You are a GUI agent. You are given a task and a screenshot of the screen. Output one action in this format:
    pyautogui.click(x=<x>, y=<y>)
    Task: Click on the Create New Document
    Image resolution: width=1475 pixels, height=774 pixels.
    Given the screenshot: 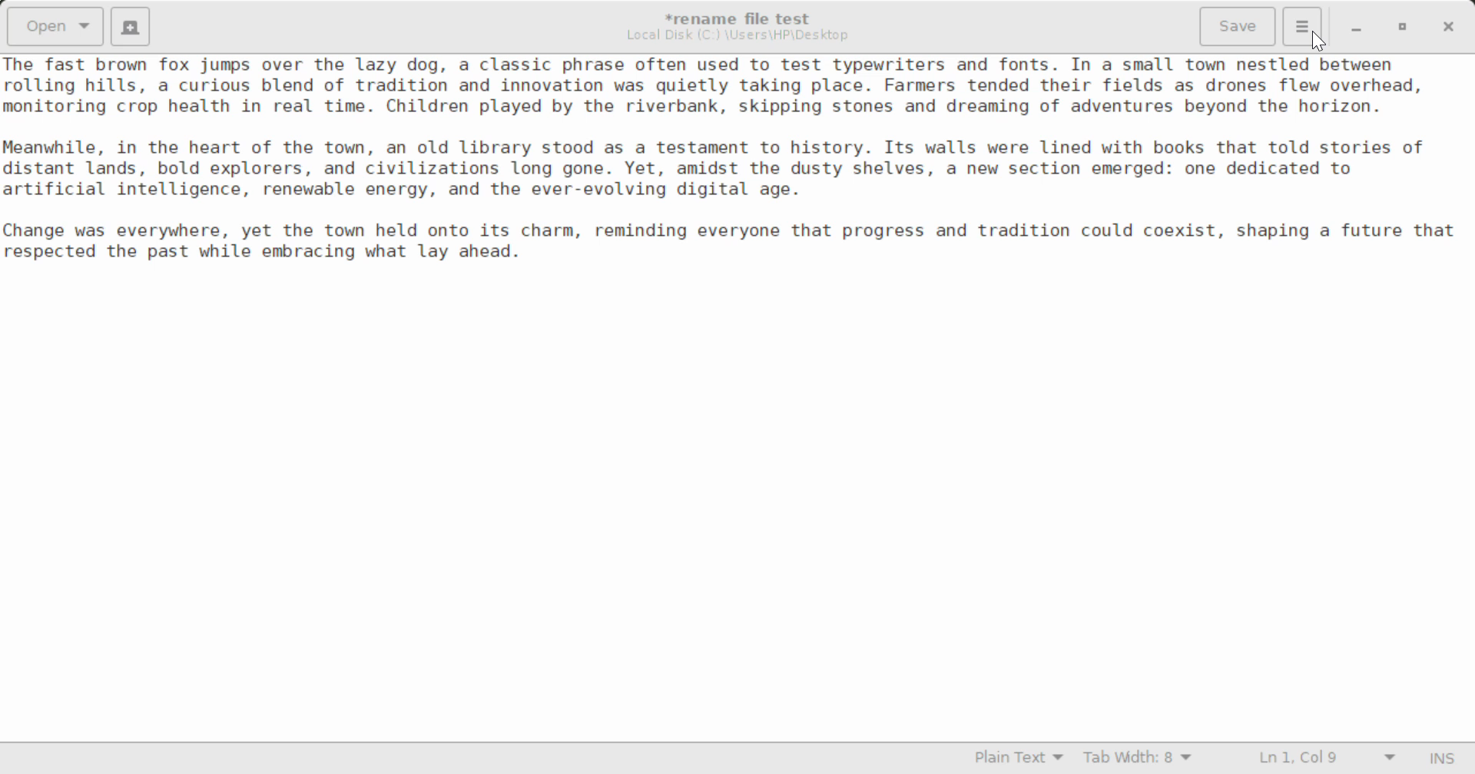 What is the action you would take?
    pyautogui.click(x=133, y=26)
    